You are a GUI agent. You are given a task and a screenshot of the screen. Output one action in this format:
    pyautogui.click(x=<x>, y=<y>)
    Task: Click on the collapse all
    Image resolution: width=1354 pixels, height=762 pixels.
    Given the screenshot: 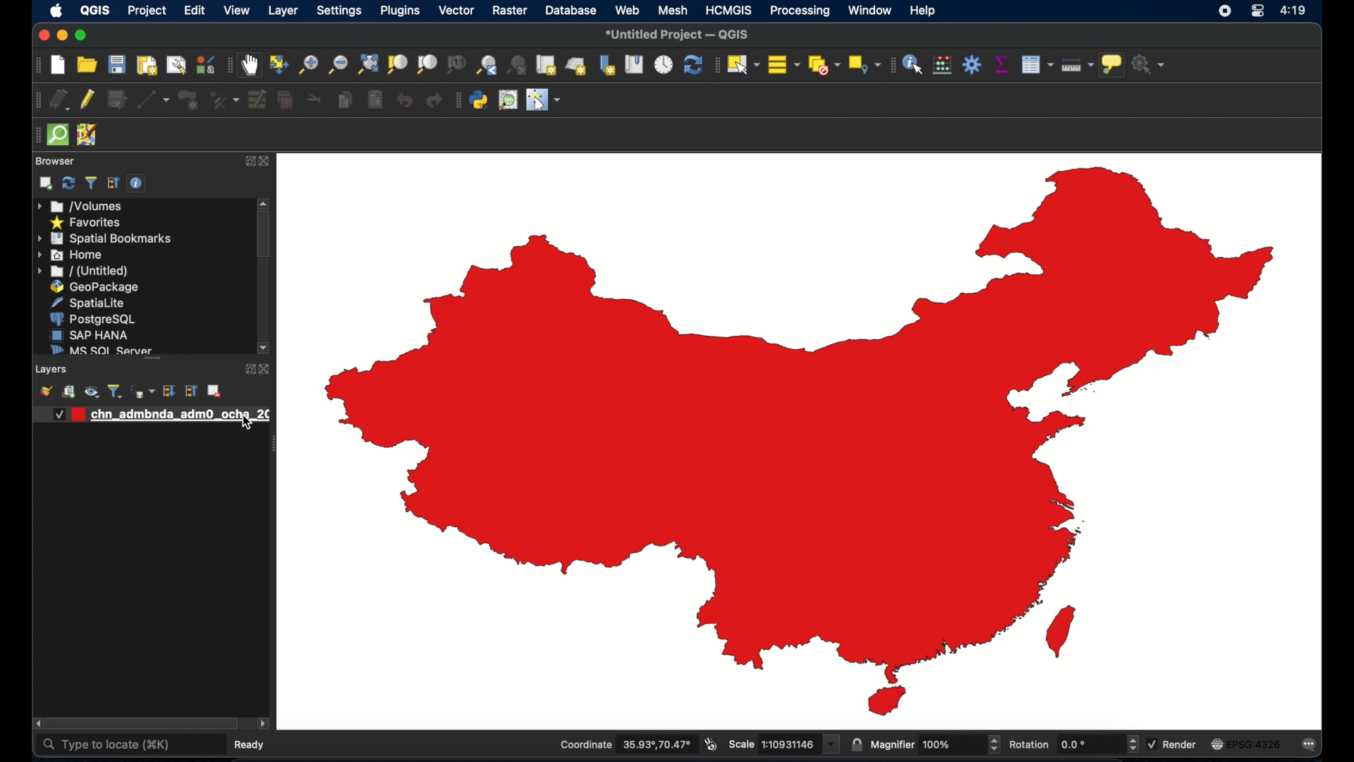 What is the action you would take?
    pyautogui.click(x=114, y=183)
    